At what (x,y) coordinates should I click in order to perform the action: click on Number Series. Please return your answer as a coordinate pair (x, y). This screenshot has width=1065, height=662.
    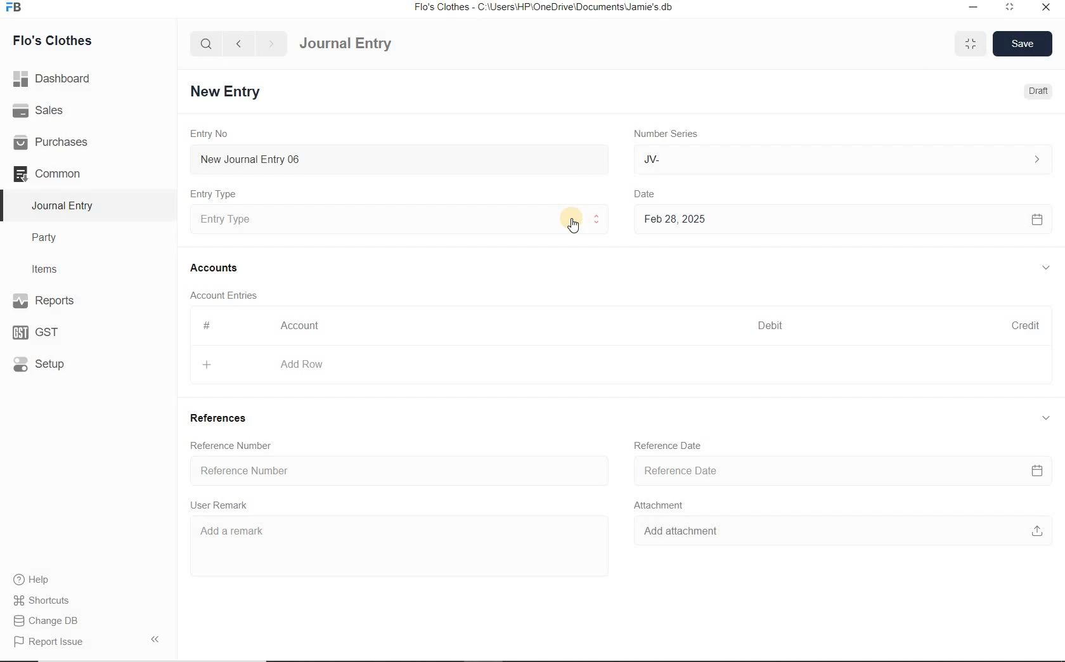
    Looking at the image, I should click on (664, 134).